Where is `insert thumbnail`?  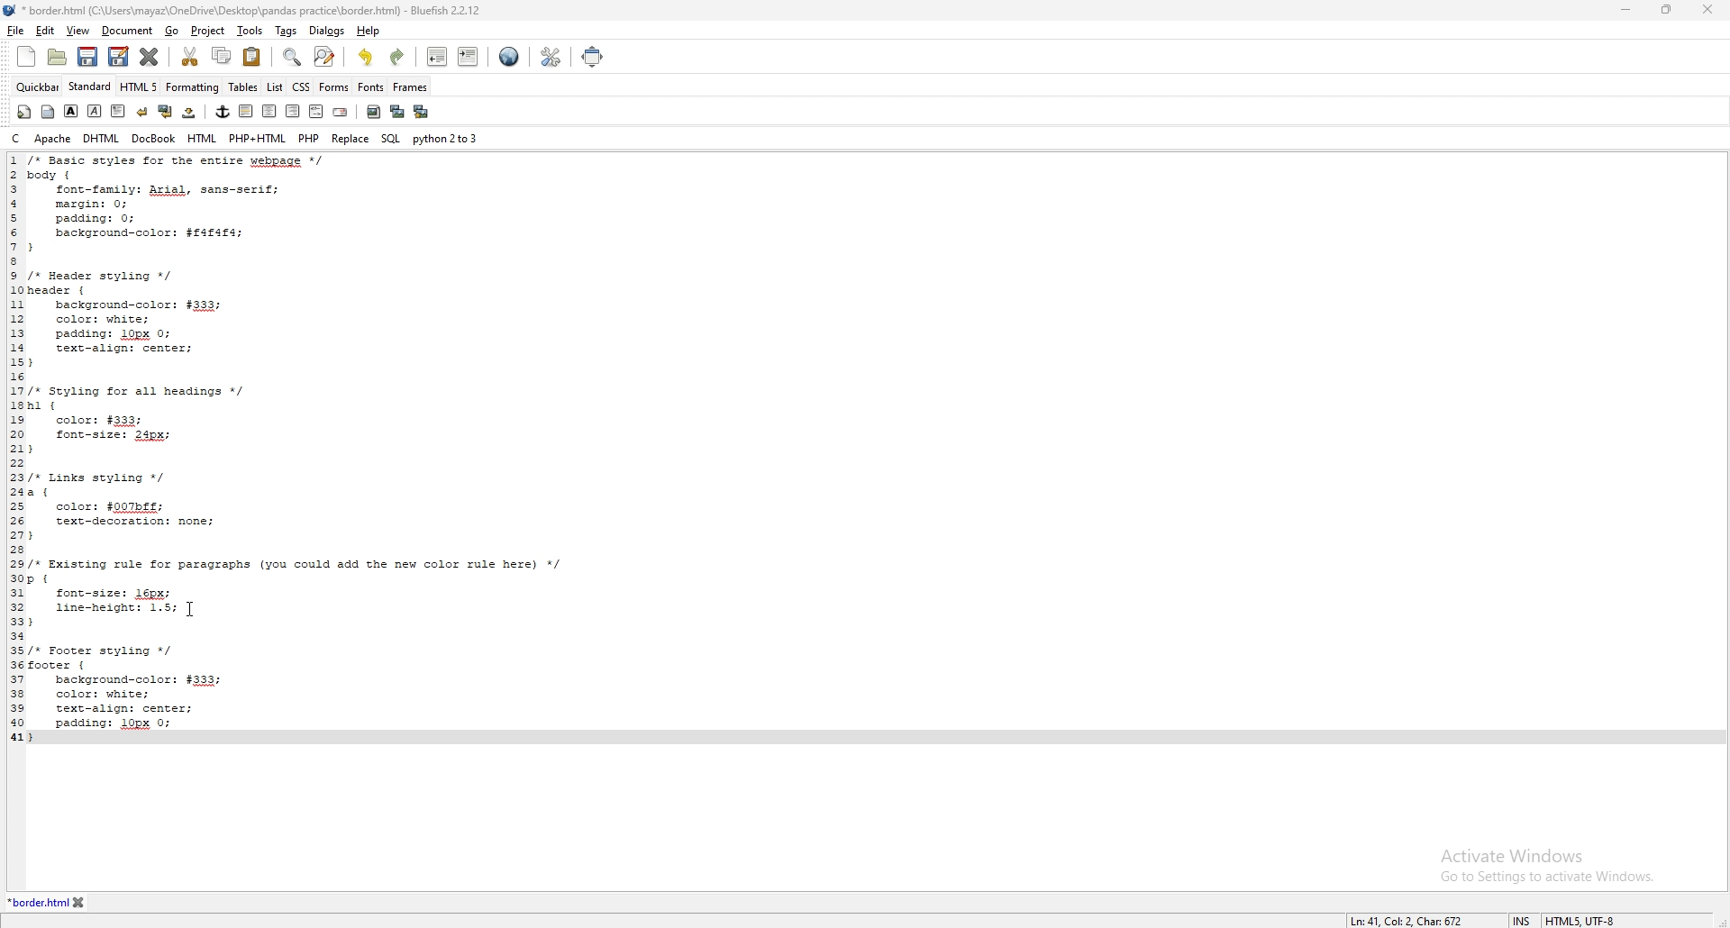
insert thumbnail is located at coordinates (397, 113).